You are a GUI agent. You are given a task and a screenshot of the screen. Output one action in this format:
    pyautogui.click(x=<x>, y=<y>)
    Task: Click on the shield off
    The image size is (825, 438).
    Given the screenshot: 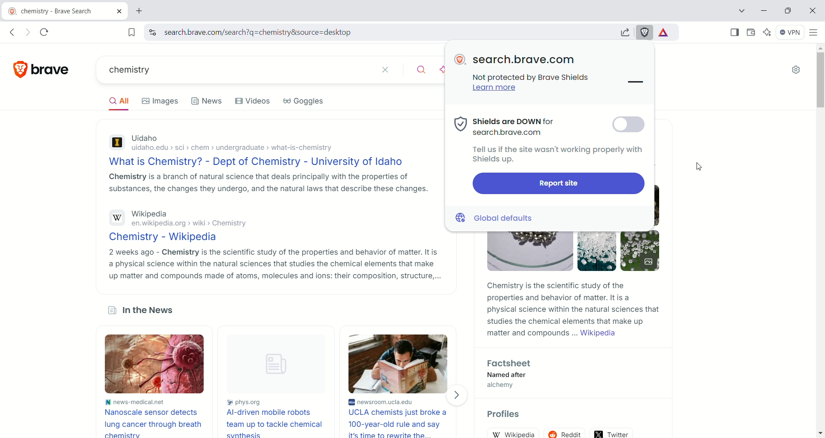 What is the action you would take?
    pyautogui.click(x=629, y=126)
    